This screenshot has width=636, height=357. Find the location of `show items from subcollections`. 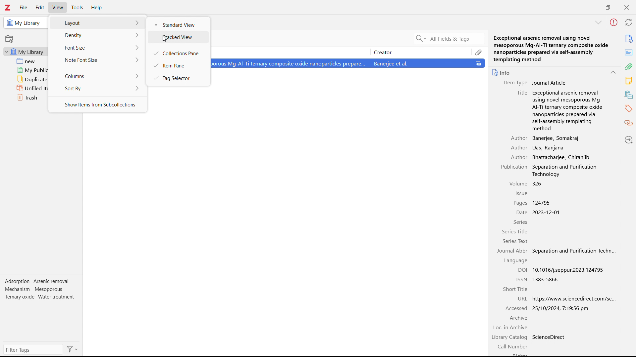

show items from subcollections is located at coordinates (98, 105).